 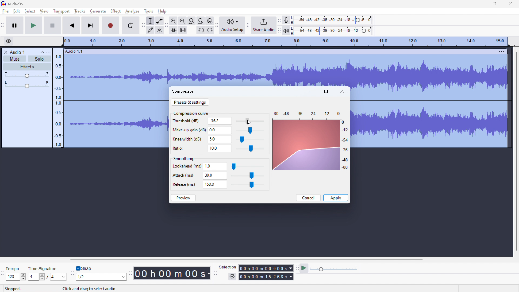 I want to click on Audacity logo, so click(x=4, y=4).